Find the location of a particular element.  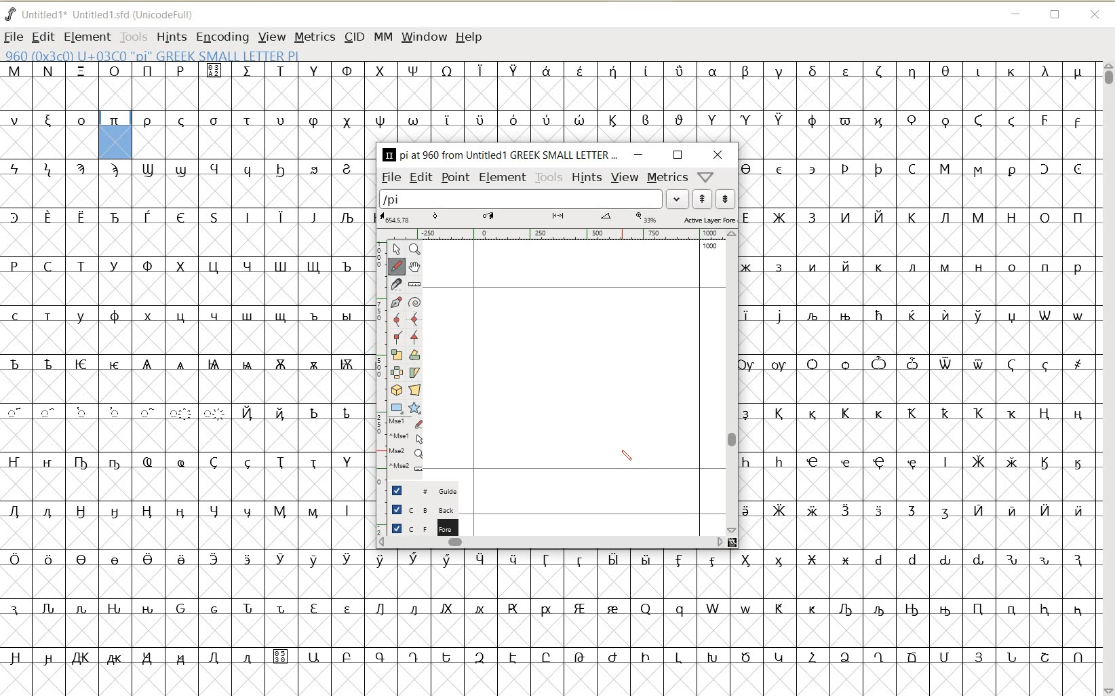

add a point, then drag out its control points is located at coordinates (396, 301).